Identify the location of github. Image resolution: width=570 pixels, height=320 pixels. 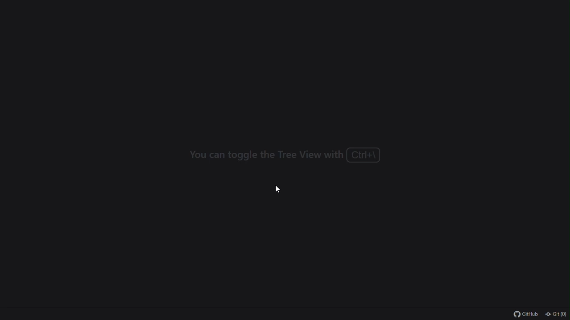
(527, 314).